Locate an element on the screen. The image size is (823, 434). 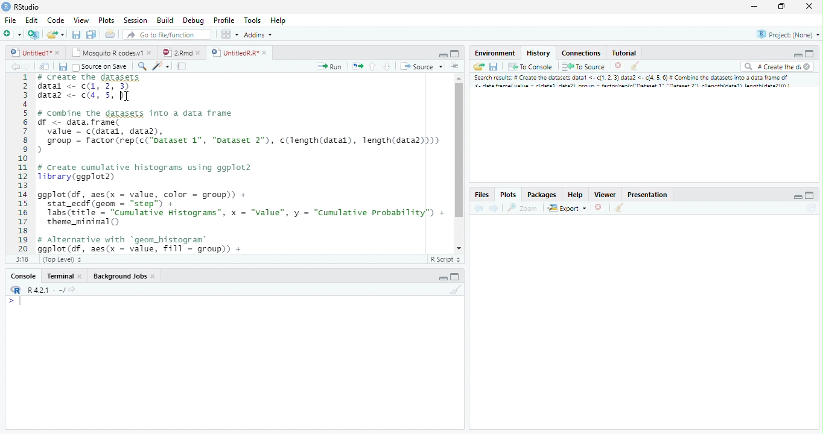
Untitled is located at coordinates (37, 51).